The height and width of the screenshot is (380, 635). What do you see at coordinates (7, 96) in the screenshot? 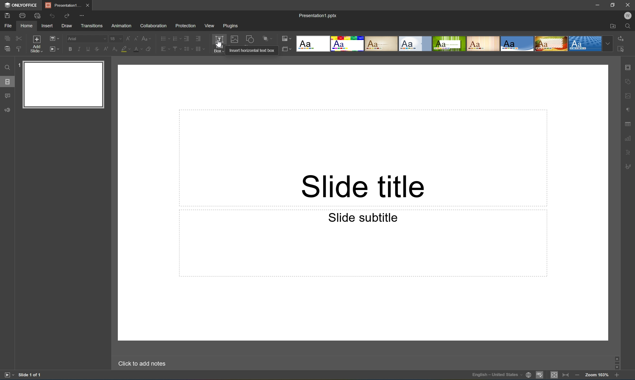
I see `Comments` at bounding box center [7, 96].